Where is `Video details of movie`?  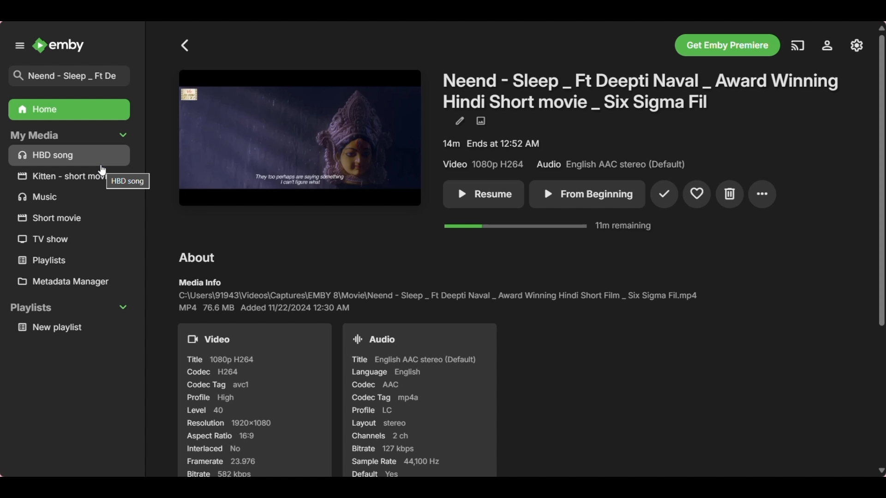 Video details of movie is located at coordinates (255, 400).